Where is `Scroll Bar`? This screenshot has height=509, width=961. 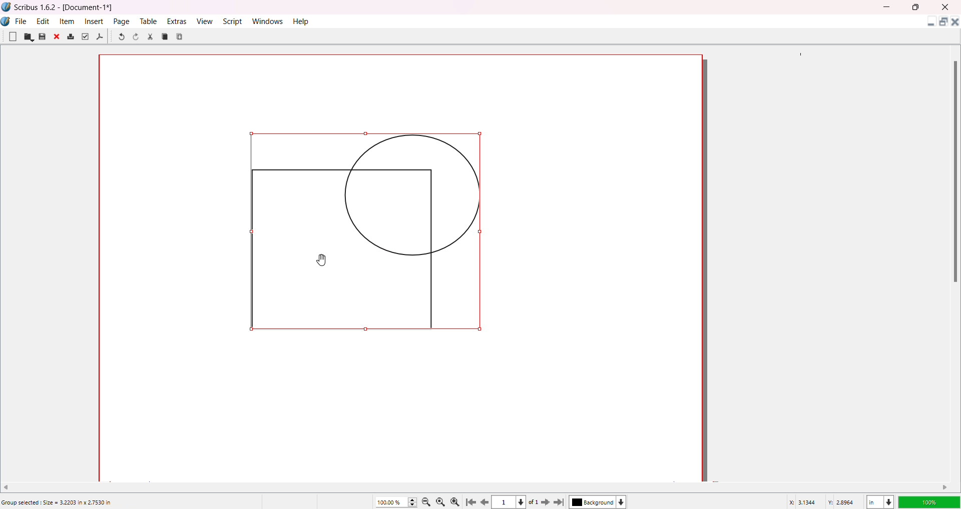 Scroll Bar is located at coordinates (953, 170).